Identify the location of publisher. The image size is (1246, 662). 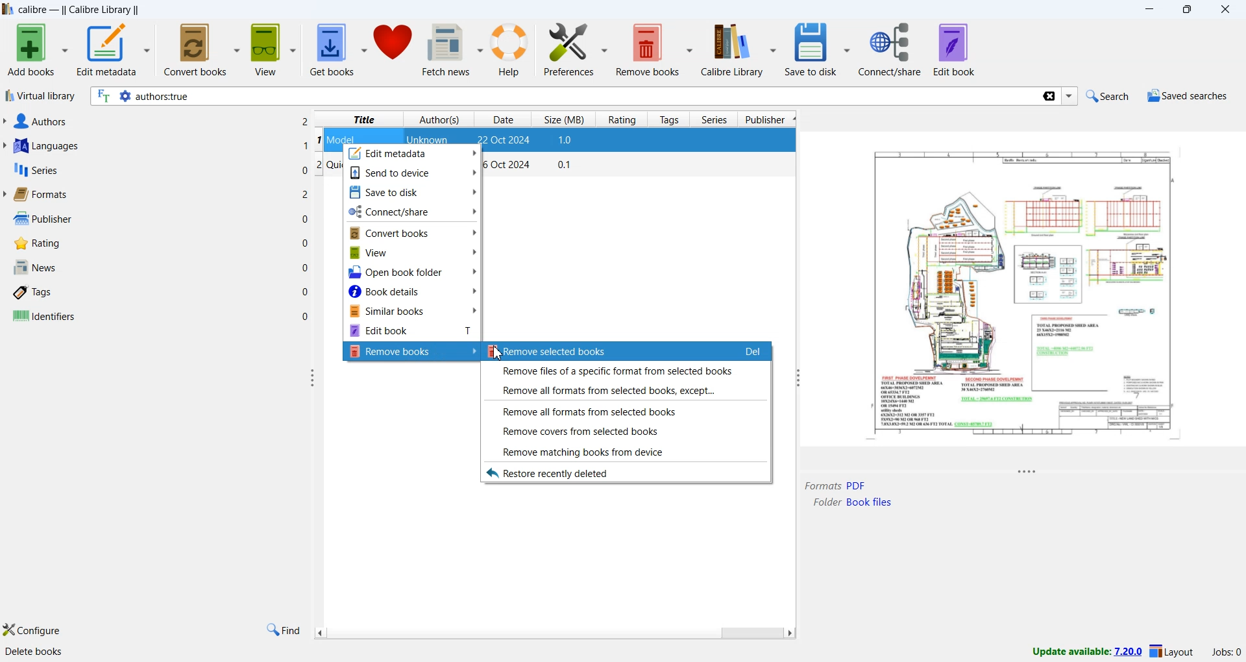
(768, 120).